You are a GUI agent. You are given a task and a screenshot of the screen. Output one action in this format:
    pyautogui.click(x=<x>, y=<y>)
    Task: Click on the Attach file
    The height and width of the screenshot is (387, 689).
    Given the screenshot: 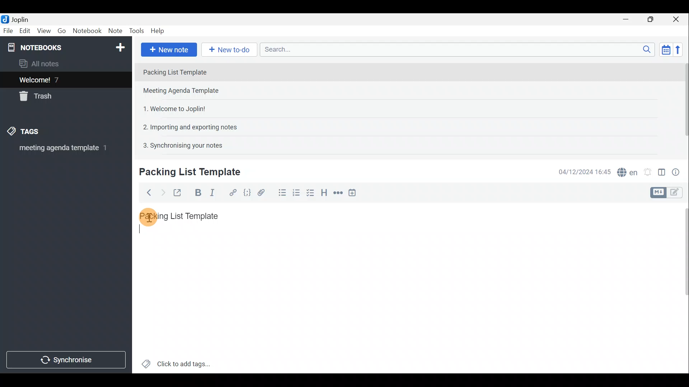 What is the action you would take?
    pyautogui.click(x=261, y=192)
    